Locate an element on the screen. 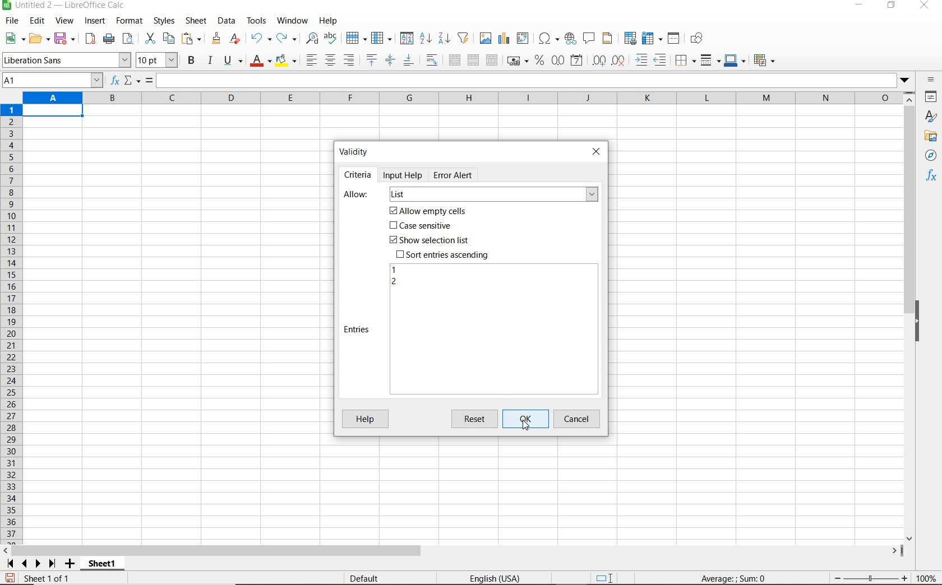 The height and width of the screenshot is (585, 942). format as date is located at coordinates (578, 60).